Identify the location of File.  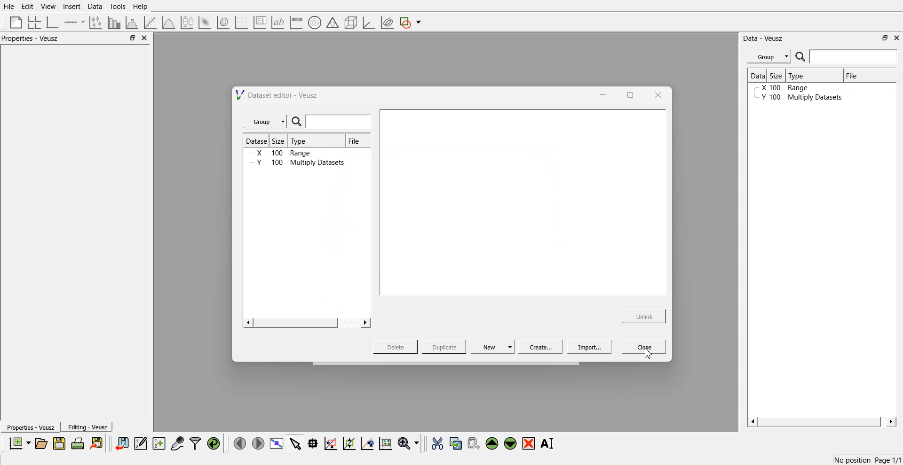
(9, 7).